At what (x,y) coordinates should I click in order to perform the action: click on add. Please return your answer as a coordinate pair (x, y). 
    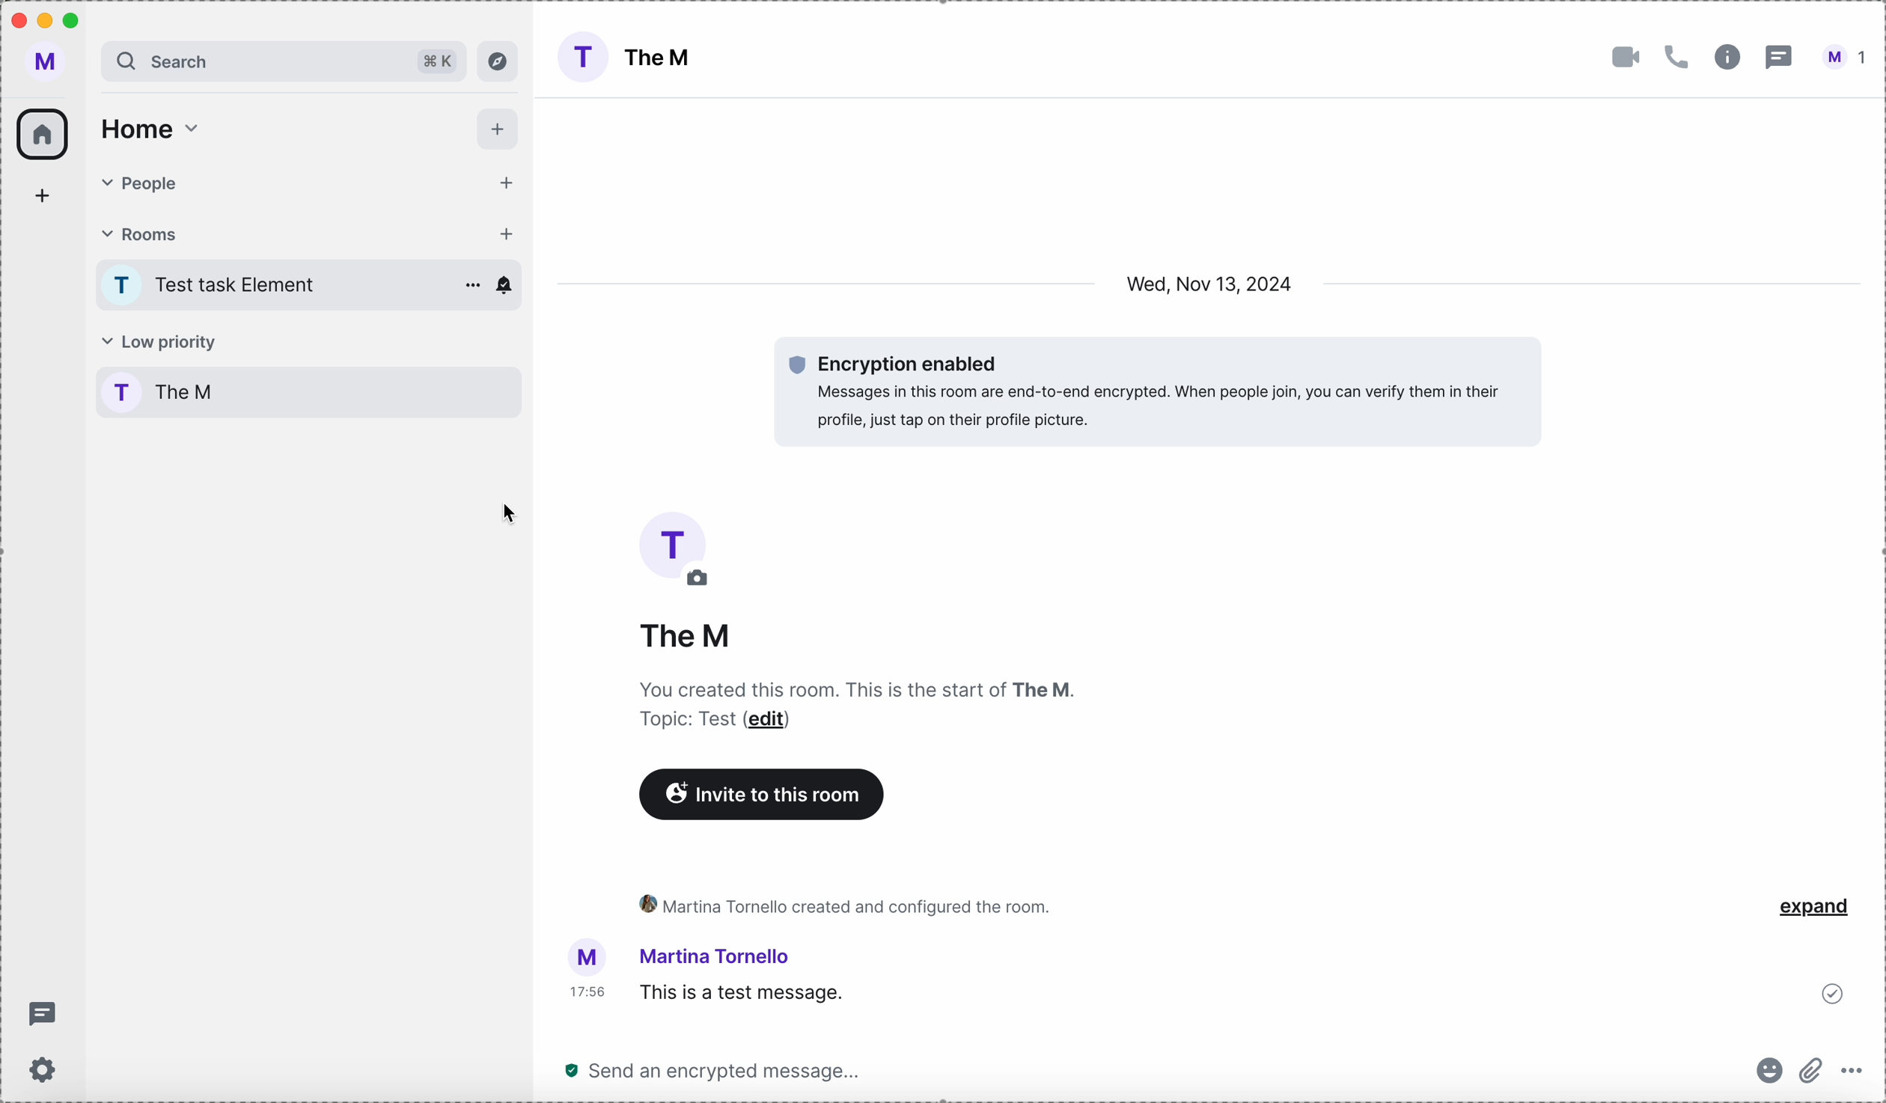
    Looking at the image, I should click on (500, 130).